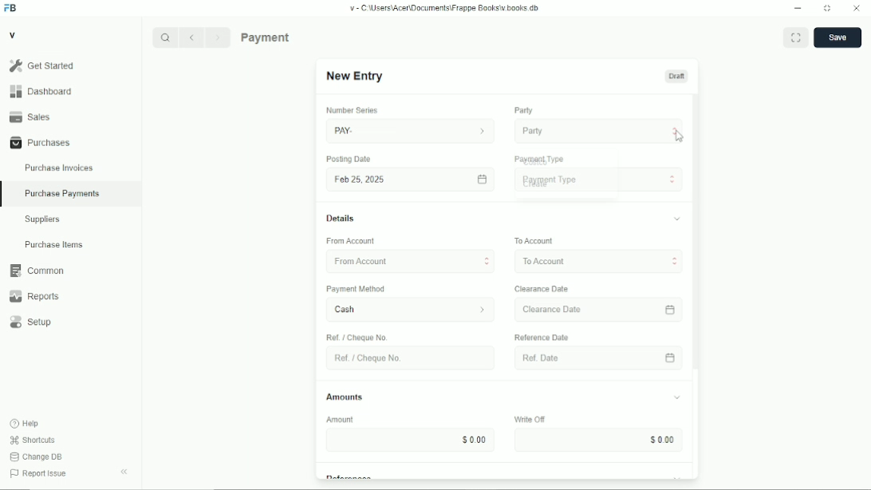  What do you see at coordinates (70, 117) in the screenshot?
I see `Sales` at bounding box center [70, 117].